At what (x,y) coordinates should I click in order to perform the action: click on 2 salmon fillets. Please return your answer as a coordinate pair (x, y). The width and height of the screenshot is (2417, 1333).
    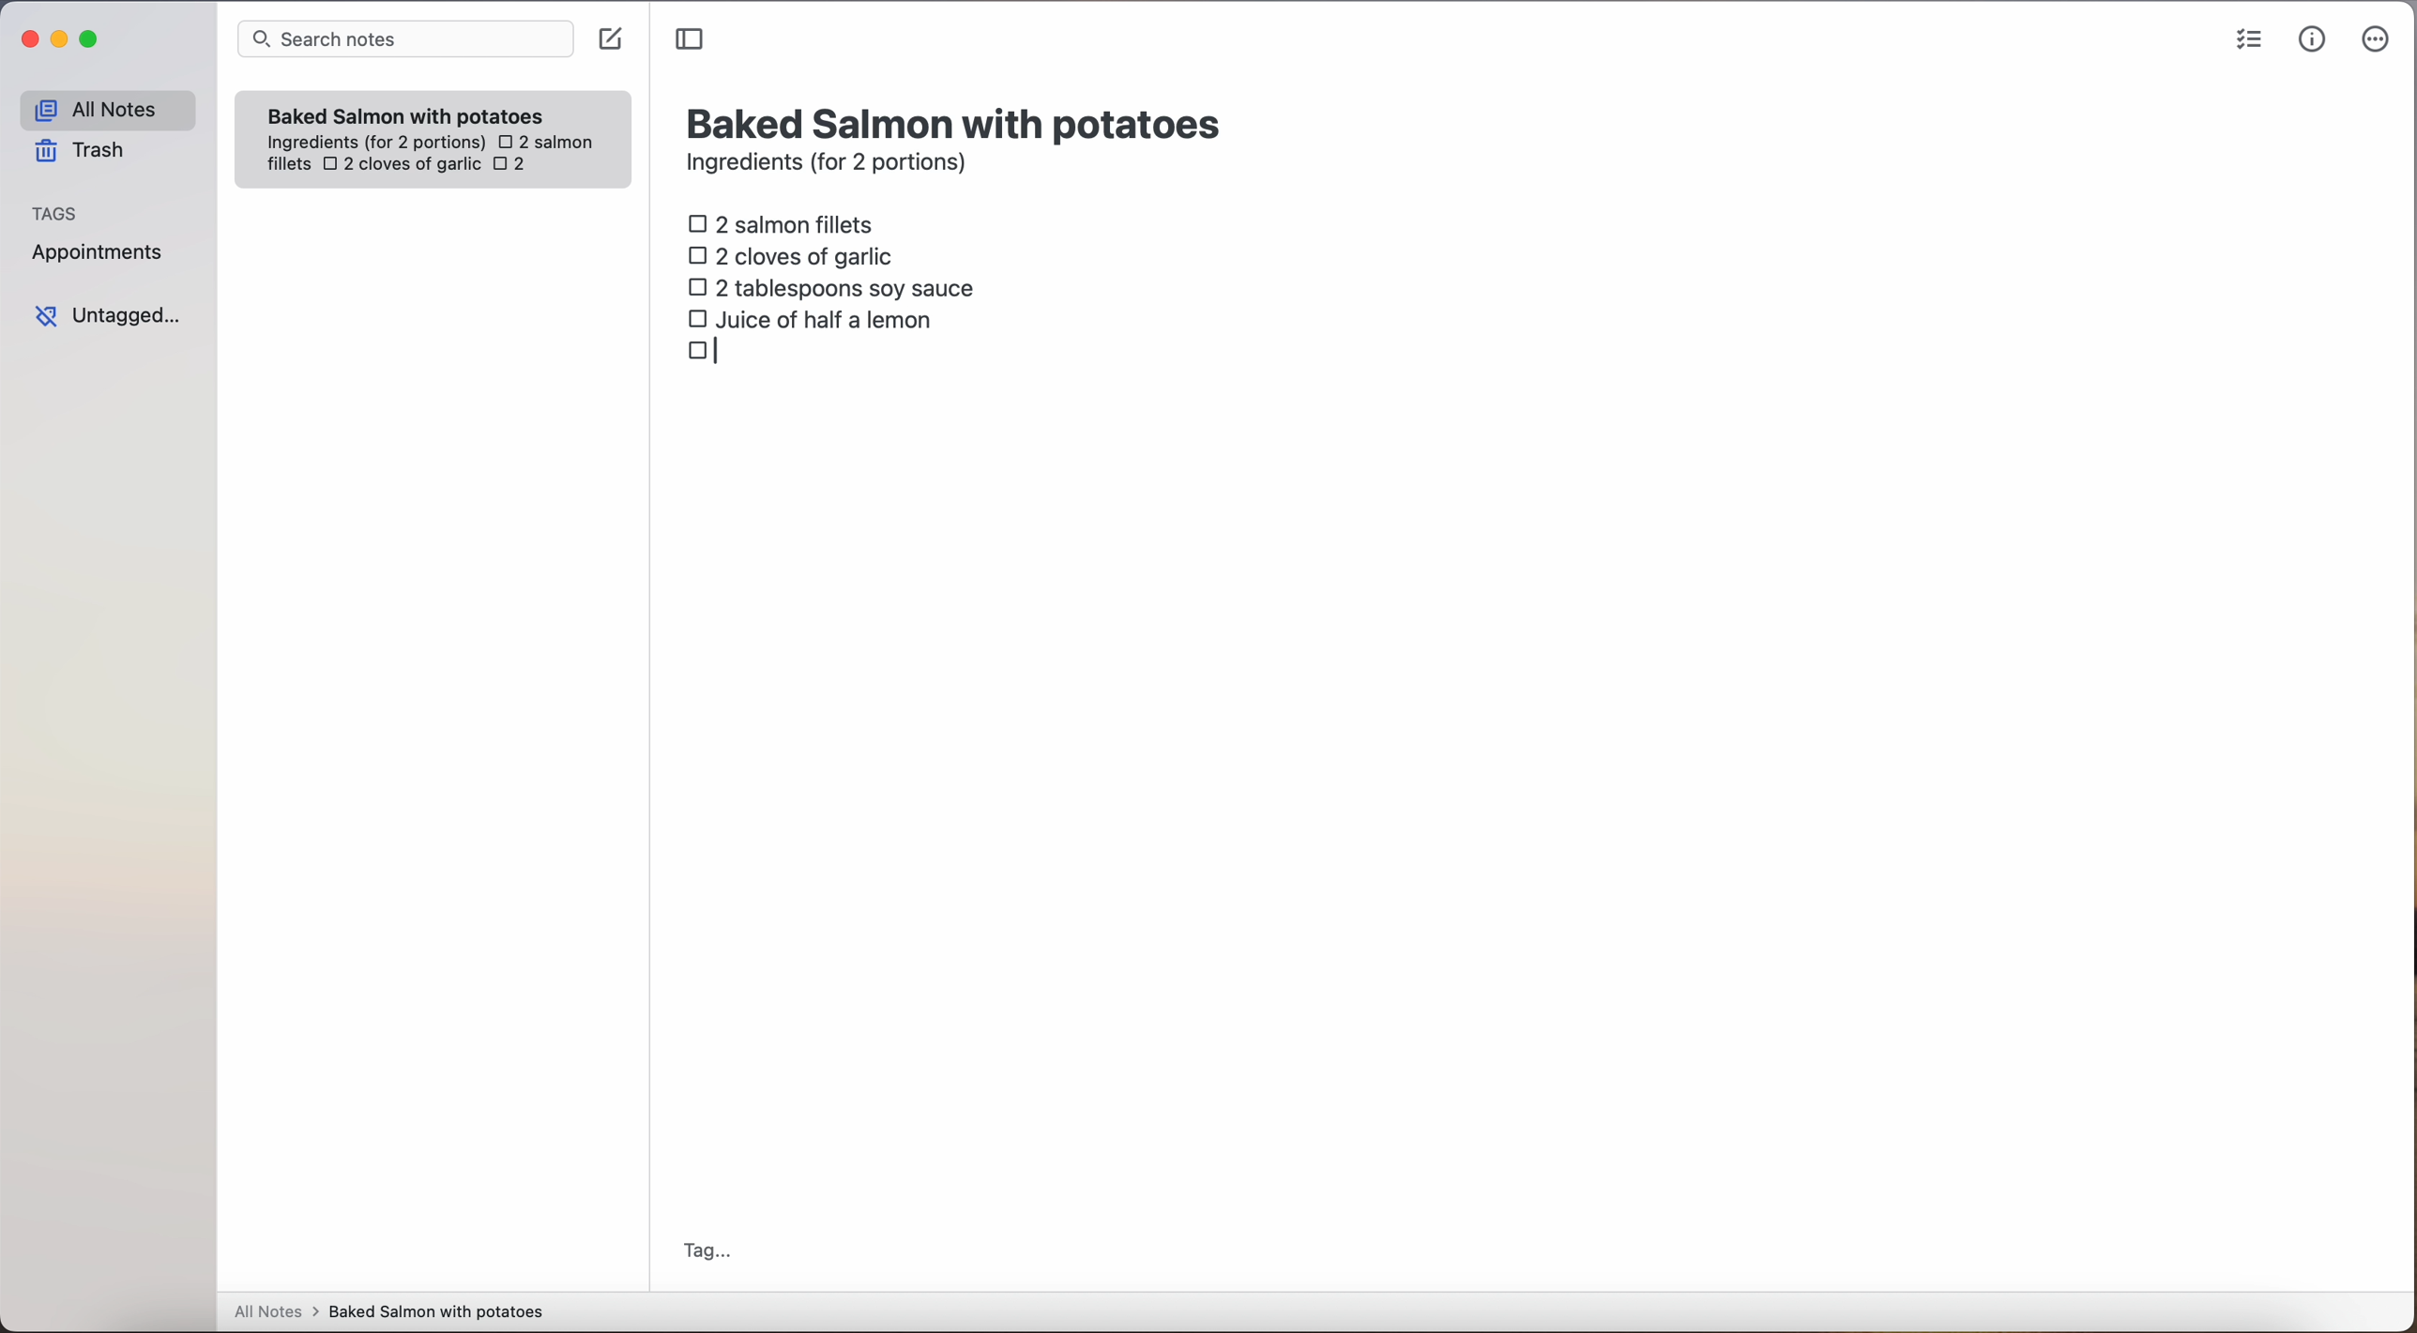
    Looking at the image, I should click on (787, 222).